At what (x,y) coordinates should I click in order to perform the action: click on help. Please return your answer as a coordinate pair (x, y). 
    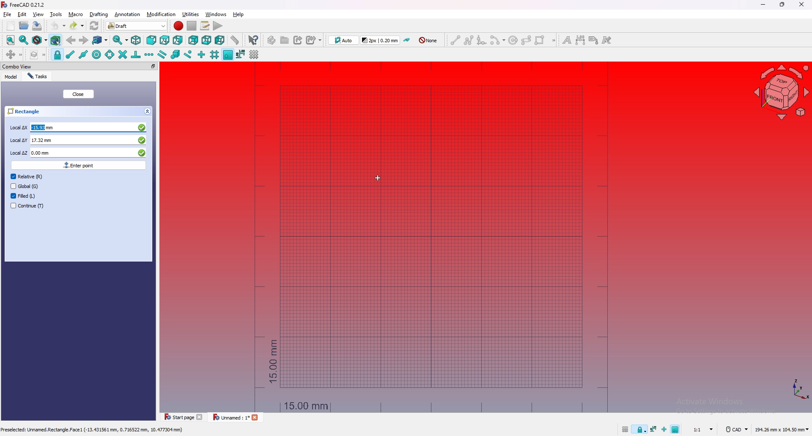
    Looking at the image, I should click on (238, 14).